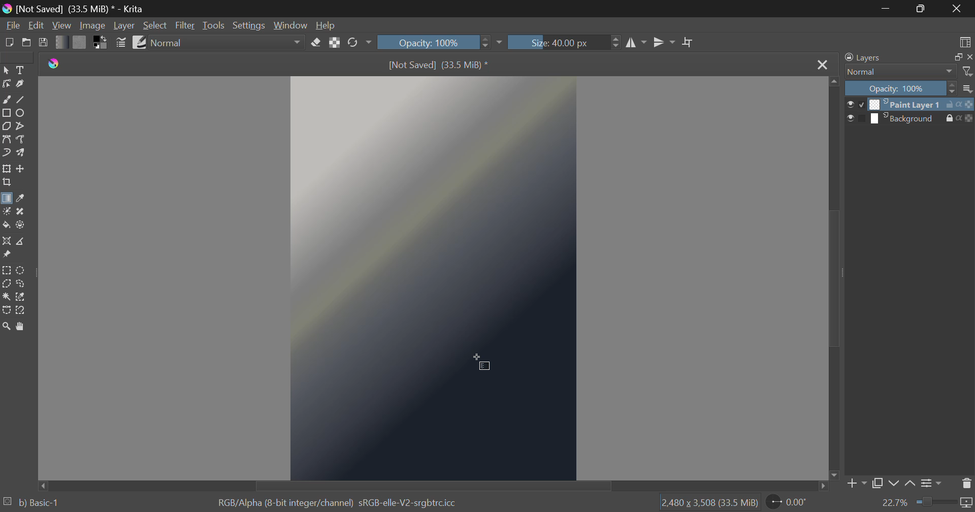 This screenshot has height=512, width=975. Describe the element at coordinates (6, 256) in the screenshot. I see `Reference Images` at that location.